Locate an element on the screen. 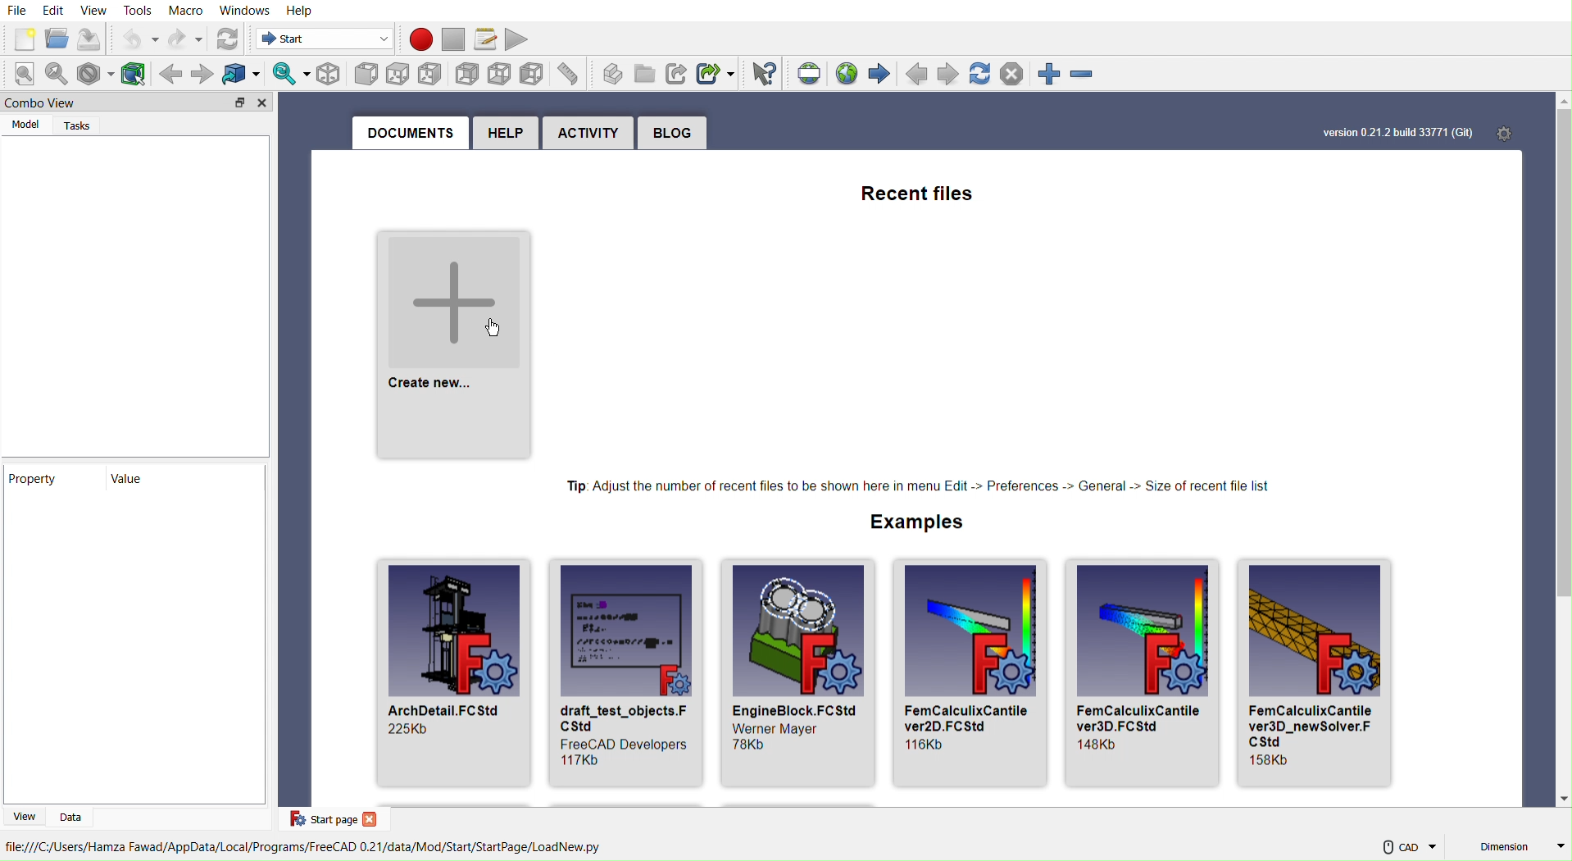 The width and height of the screenshot is (1572, 861). Activity is located at coordinates (589, 134).